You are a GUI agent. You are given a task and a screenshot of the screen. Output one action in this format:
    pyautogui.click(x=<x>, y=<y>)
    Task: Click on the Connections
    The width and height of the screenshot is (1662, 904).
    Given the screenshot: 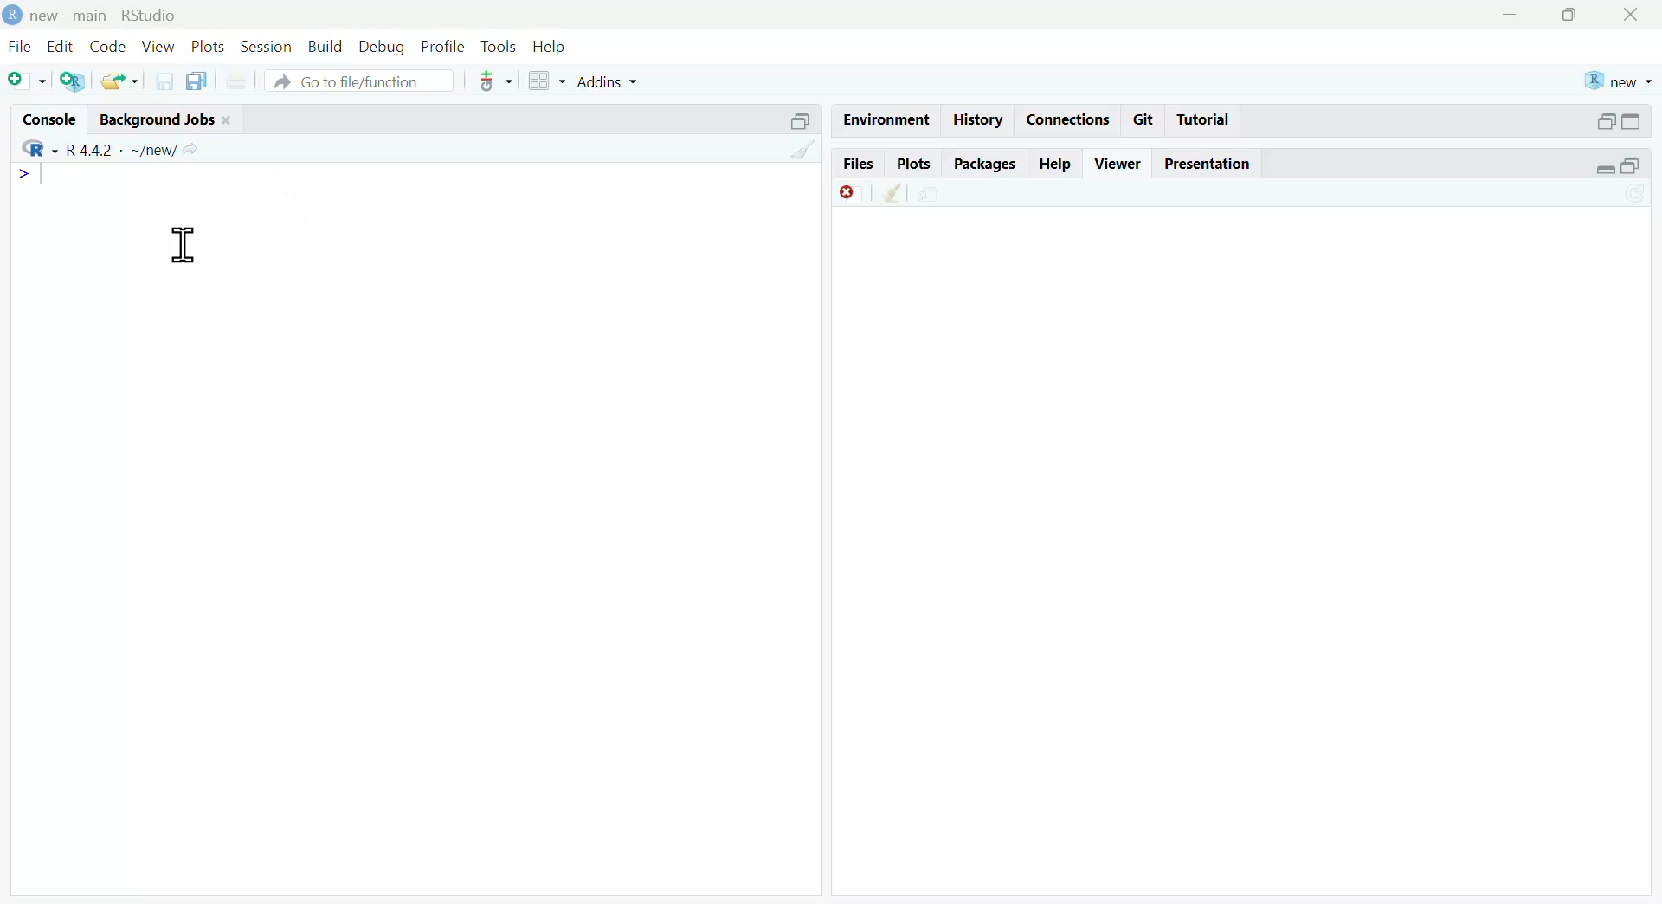 What is the action you would take?
    pyautogui.click(x=1071, y=117)
    